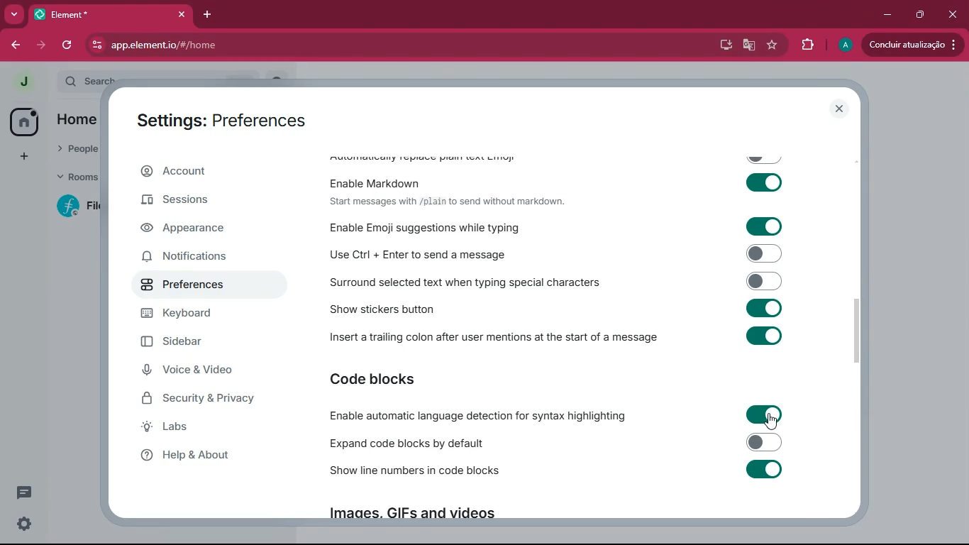 This screenshot has width=969, height=545. What do you see at coordinates (196, 429) in the screenshot?
I see `labs` at bounding box center [196, 429].